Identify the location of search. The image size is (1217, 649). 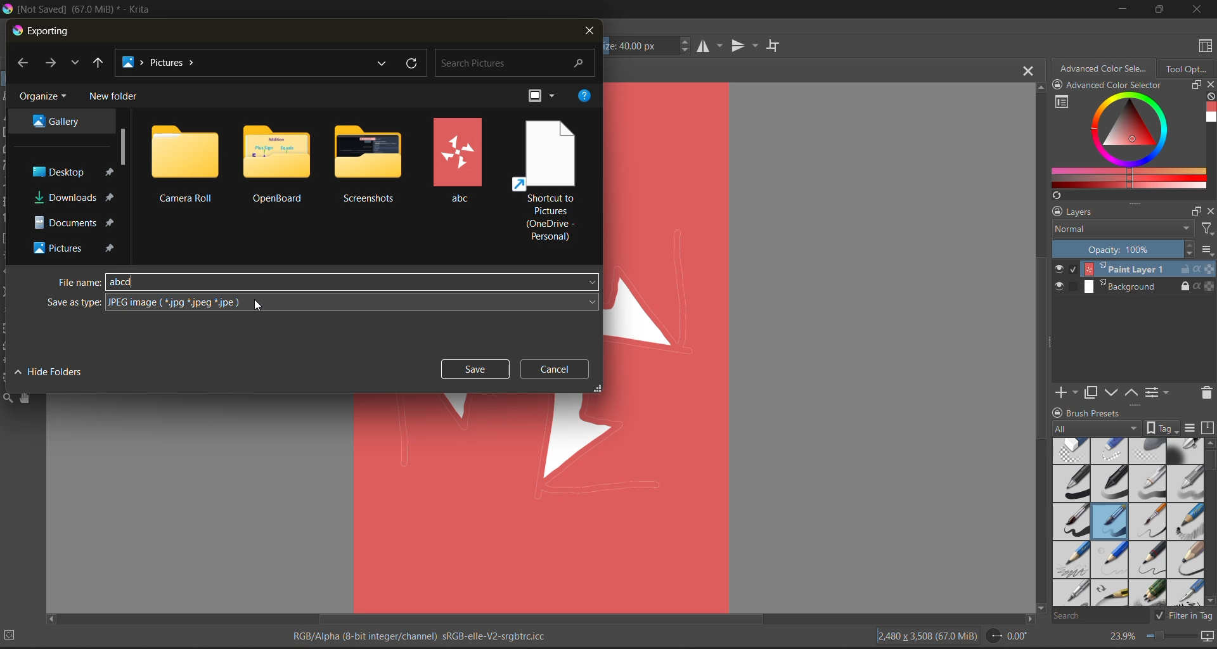
(516, 63).